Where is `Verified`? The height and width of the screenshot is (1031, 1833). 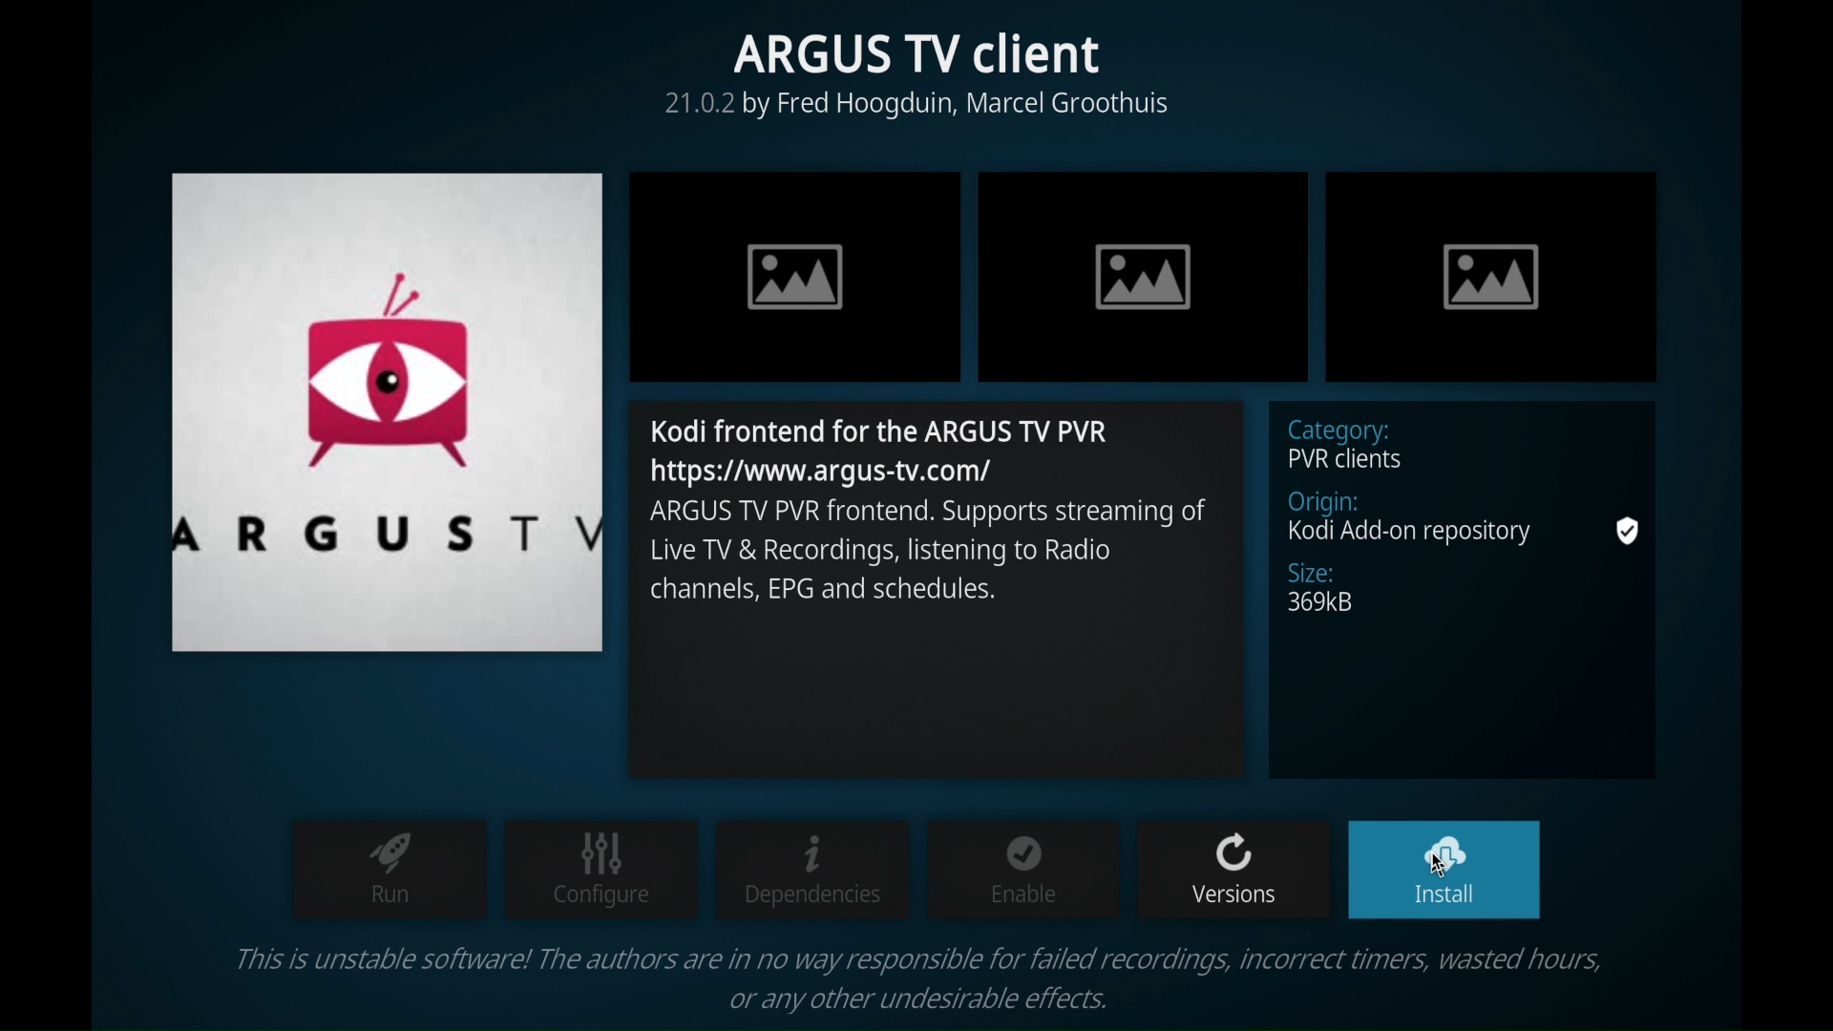 Verified is located at coordinates (1633, 530).